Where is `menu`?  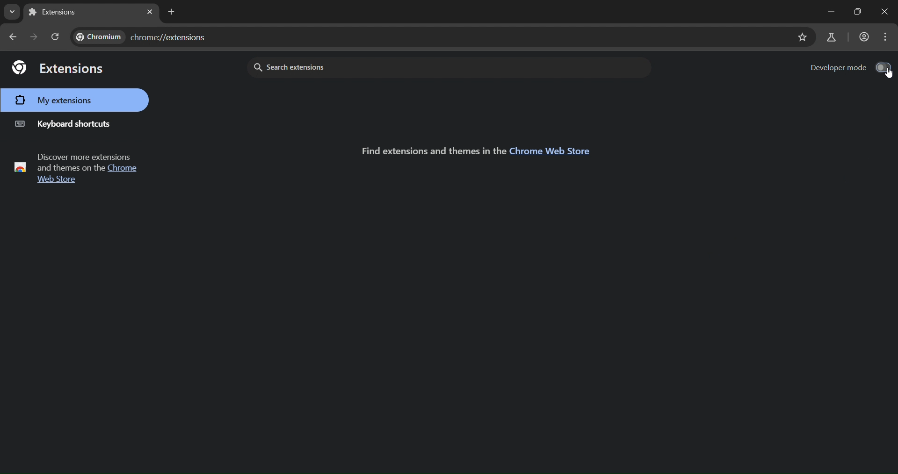 menu is located at coordinates (886, 38).